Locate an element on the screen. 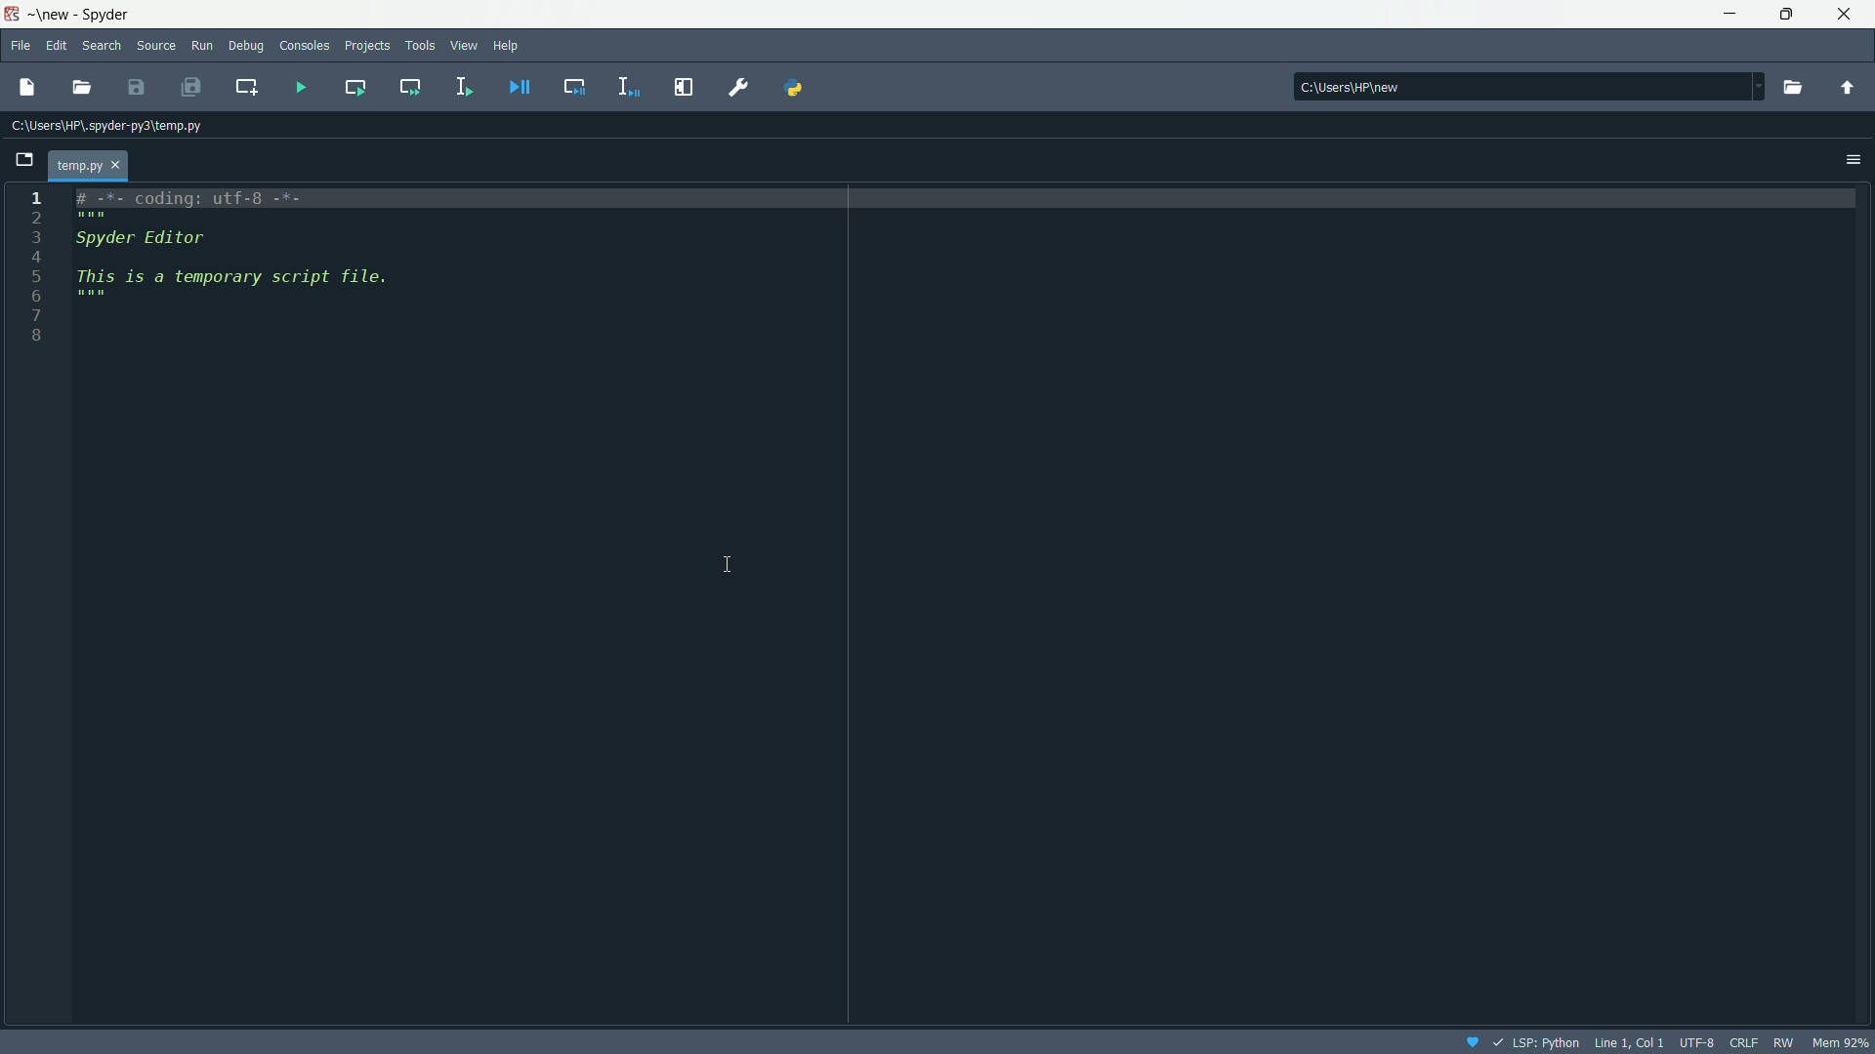 This screenshot has height=1054, width=1875. parent directory is located at coordinates (1848, 89).